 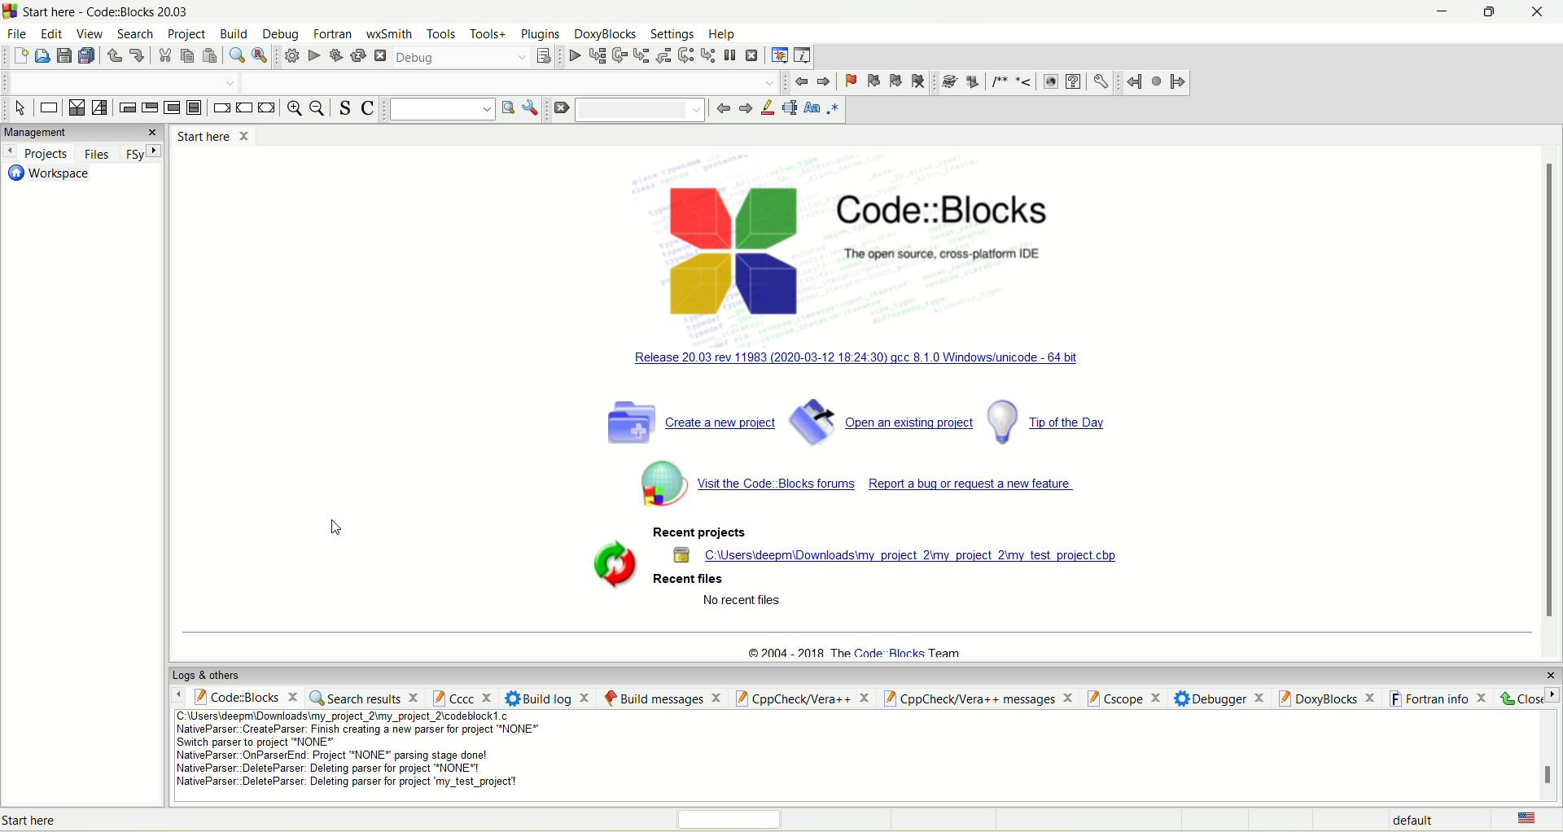 I want to click on new, so click(x=20, y=55).